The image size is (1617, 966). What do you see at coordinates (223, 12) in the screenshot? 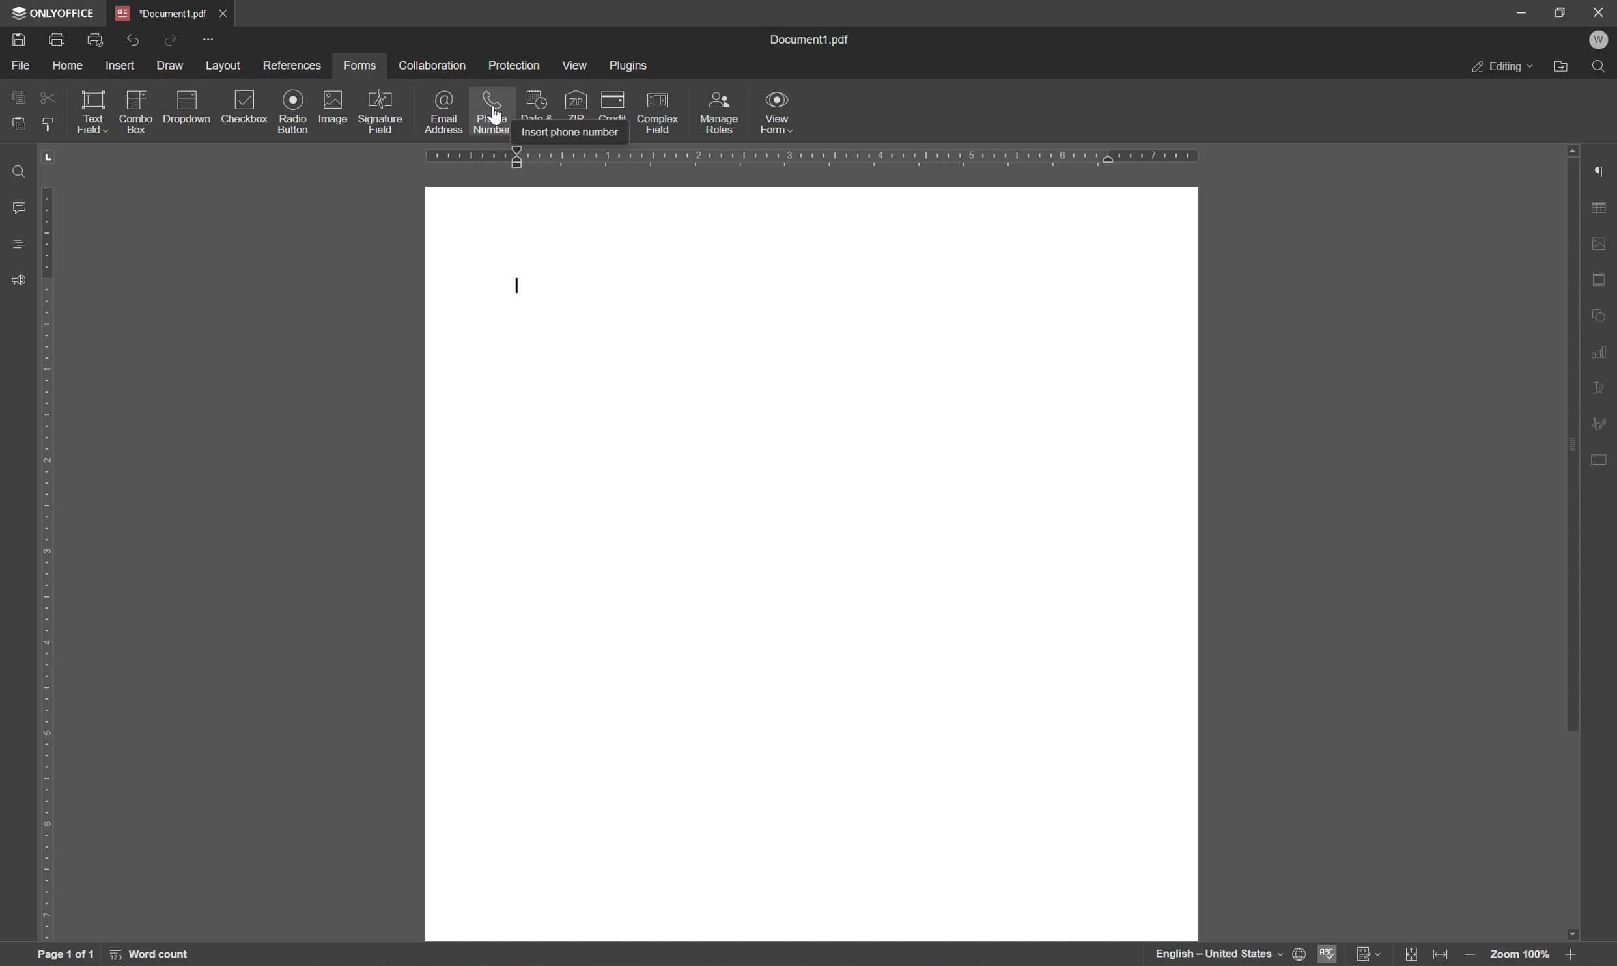
I see `close` at bounding box center [223, 12].